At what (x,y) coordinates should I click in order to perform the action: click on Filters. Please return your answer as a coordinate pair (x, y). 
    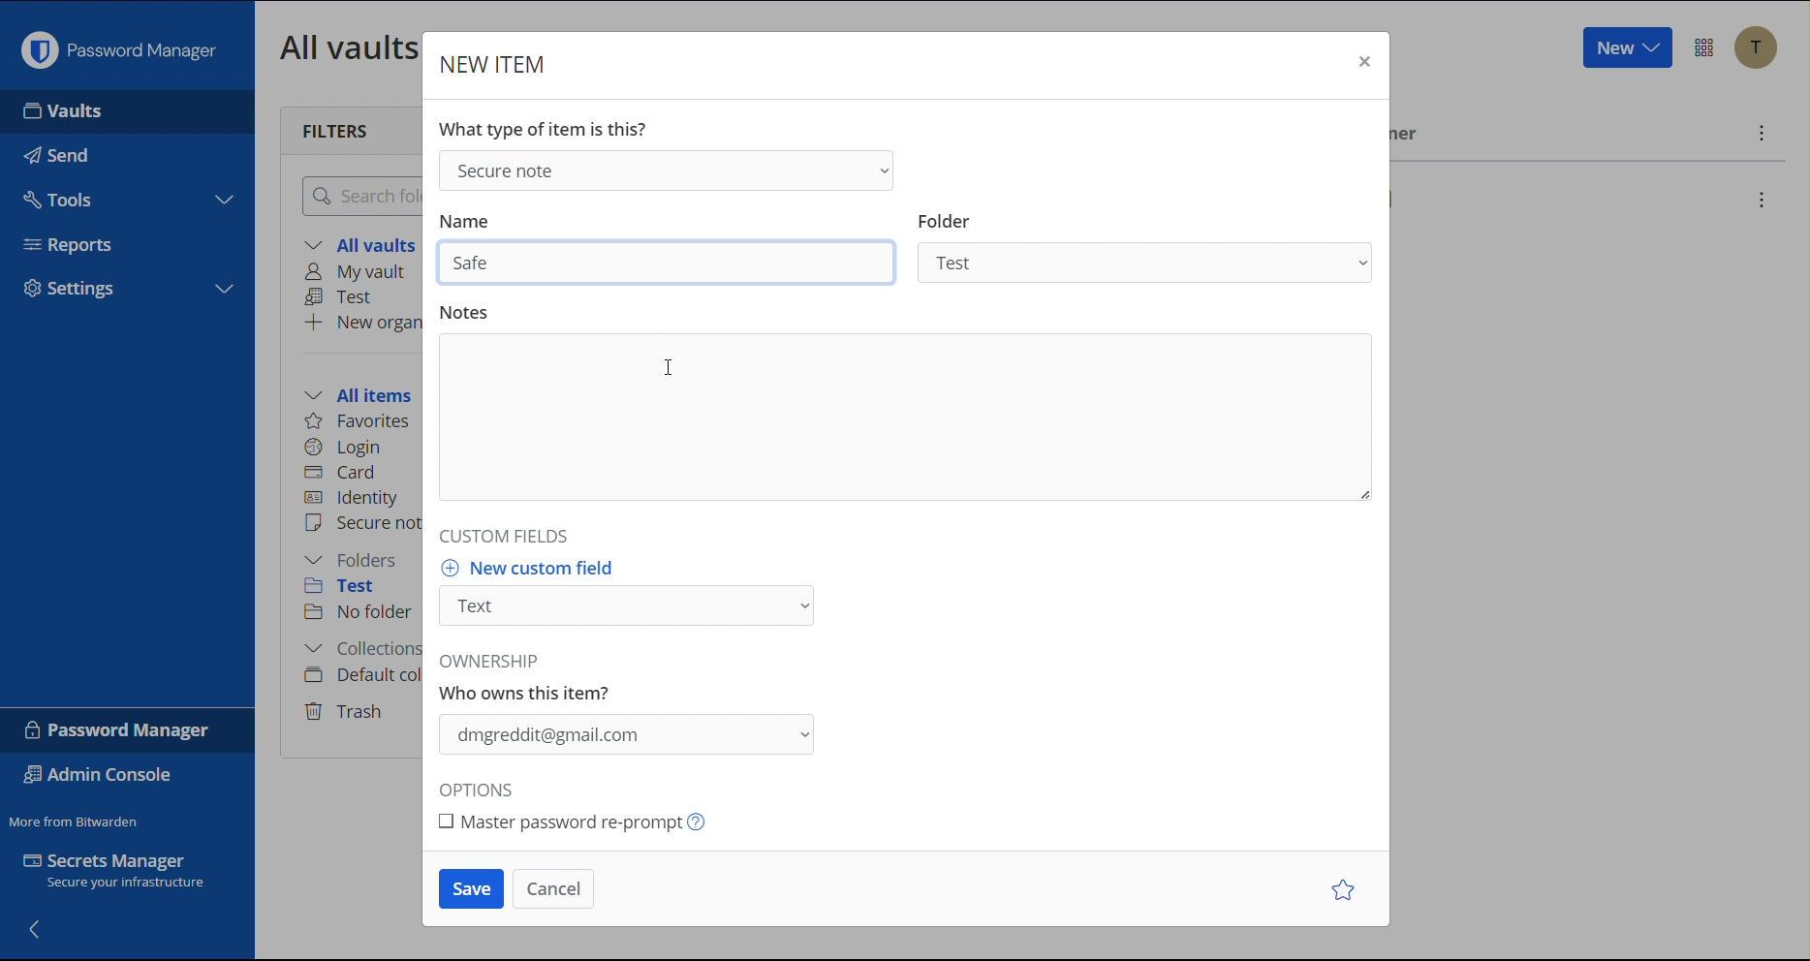
    Looking at the image, I should click on (337, 129).